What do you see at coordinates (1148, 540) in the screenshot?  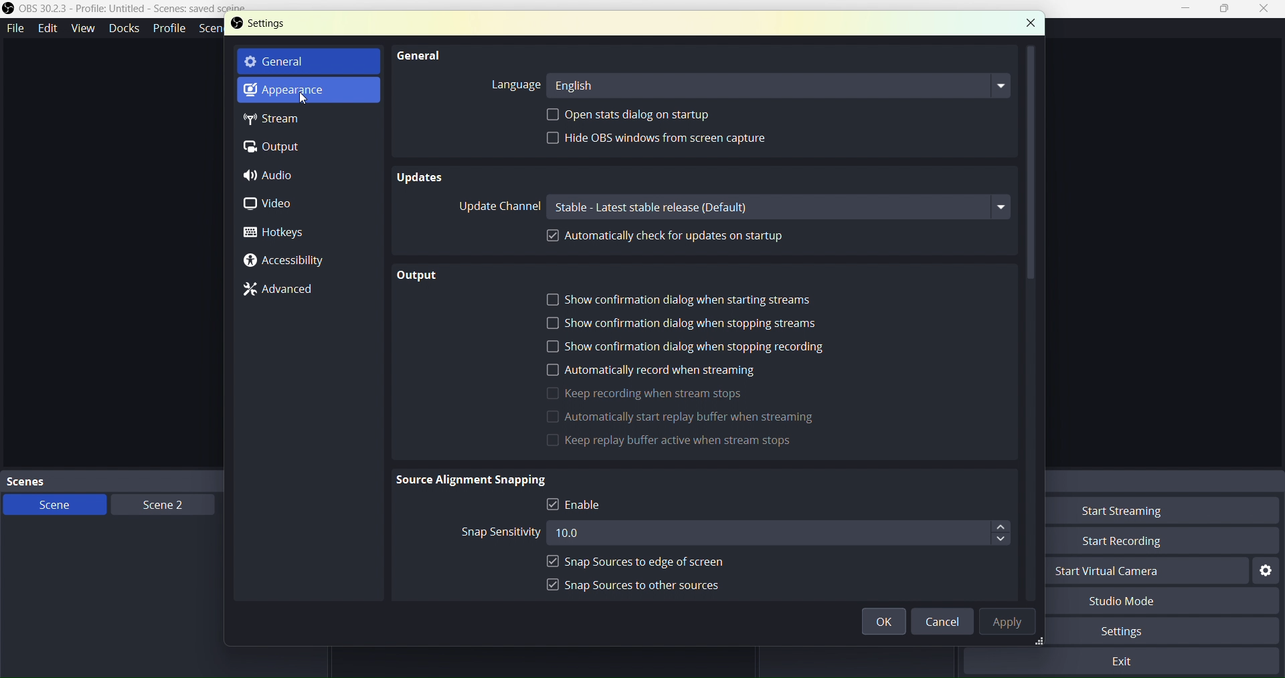 I see `Start Recording` at bounding box center [1148, 540].